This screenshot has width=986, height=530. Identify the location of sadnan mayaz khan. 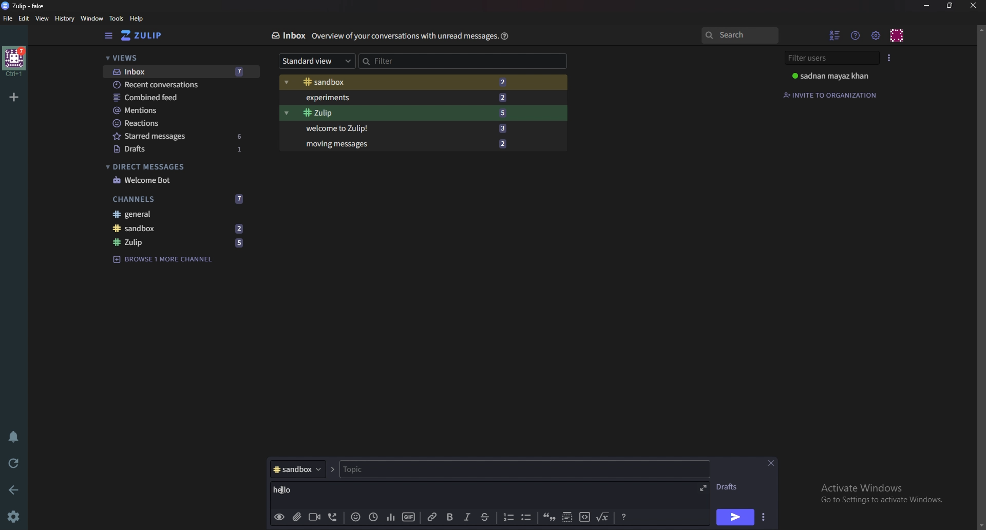
(835, 75).